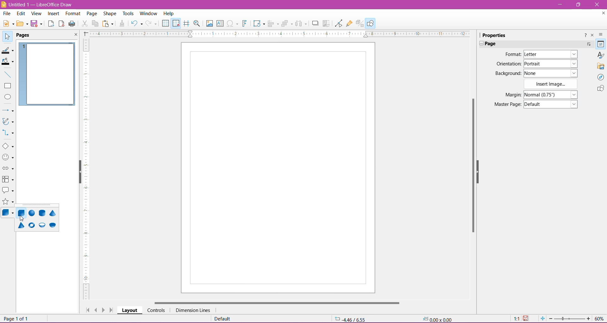 This screenshot has width=607, height=323. I want to click on Hide, so click(79, 172).